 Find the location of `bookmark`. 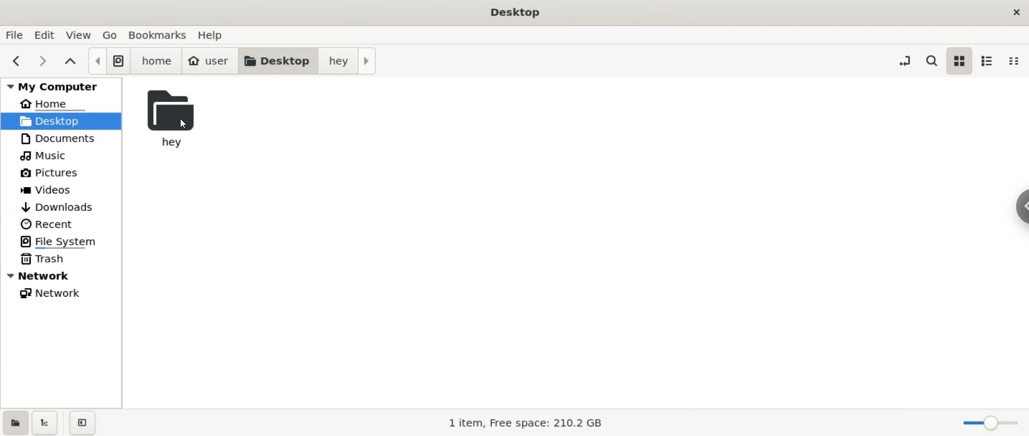

bookmark is located at coordinates (159, 35).